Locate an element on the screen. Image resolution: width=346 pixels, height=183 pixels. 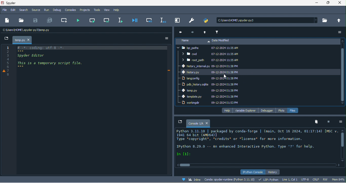
help is located at coordinates (118, 10).